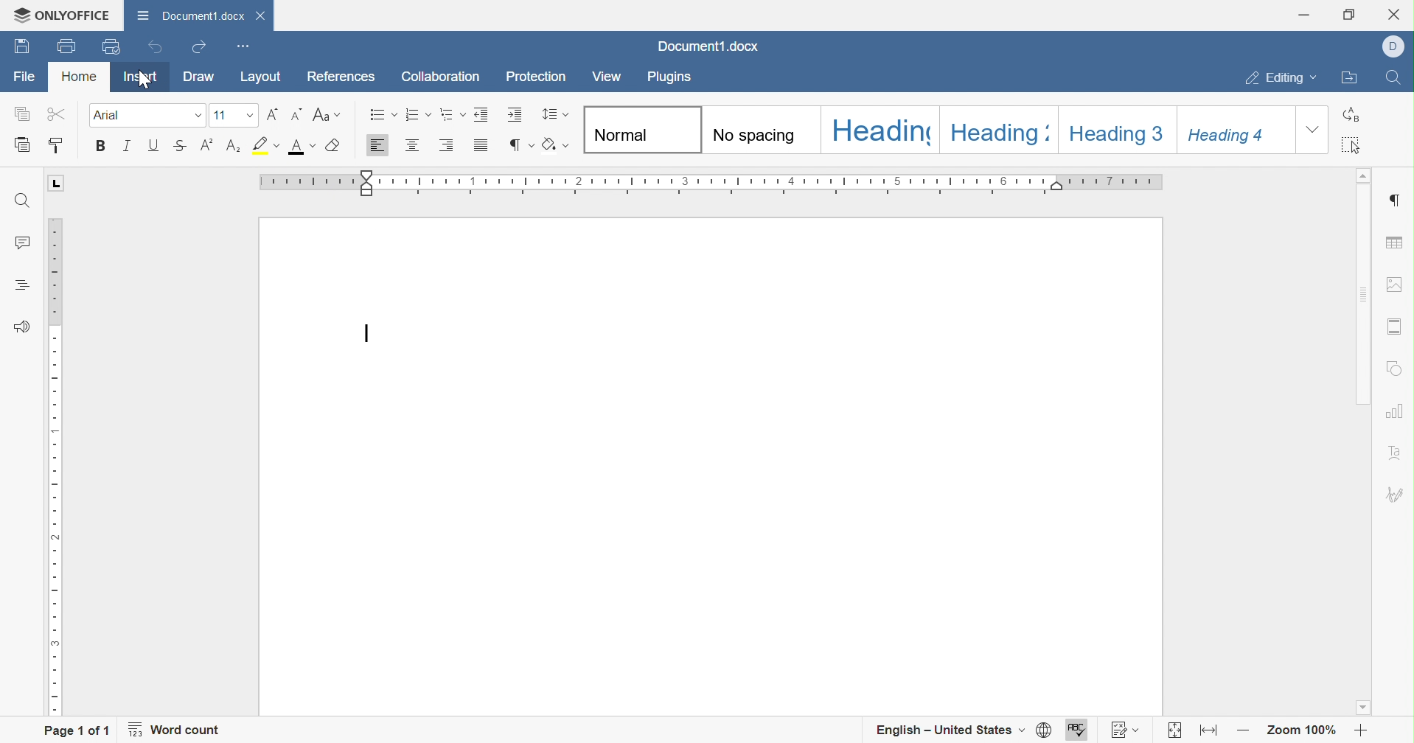 This screenshot has width=1414, height=743. I want to click on ONLYOFFICE, so click(67, 15).